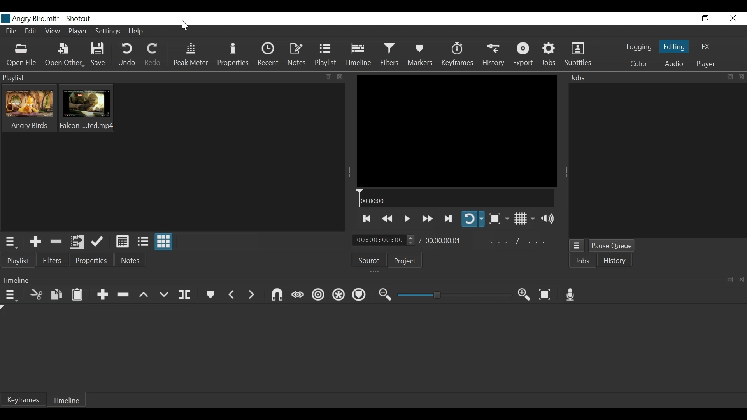  What do you see at coordinates (123, 295) in the screenshot?
I see `Ripple Delete` at bounding box center [123, 295].